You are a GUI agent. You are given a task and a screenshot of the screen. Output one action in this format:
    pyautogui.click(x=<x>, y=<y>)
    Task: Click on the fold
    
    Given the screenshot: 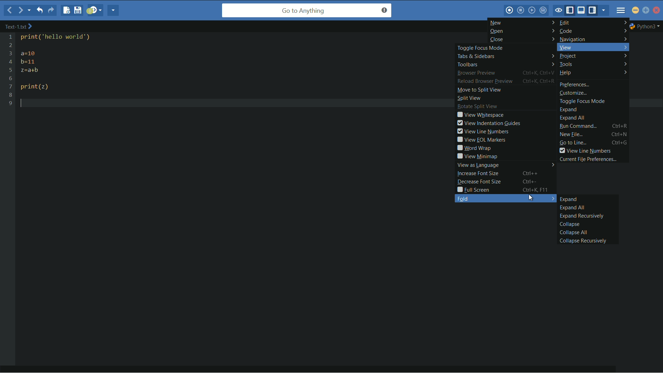 What is the action you would take?
    pyautogui.click(x=505, y=199)
    